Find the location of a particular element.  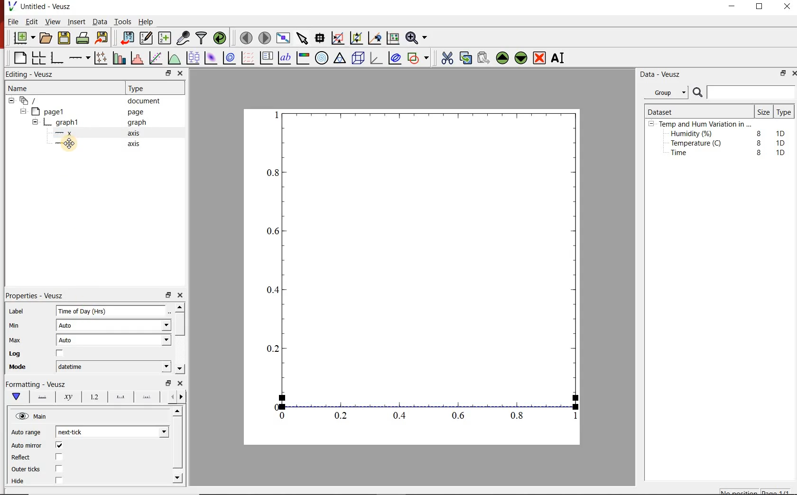

Name is located at coordinates (27, 89).